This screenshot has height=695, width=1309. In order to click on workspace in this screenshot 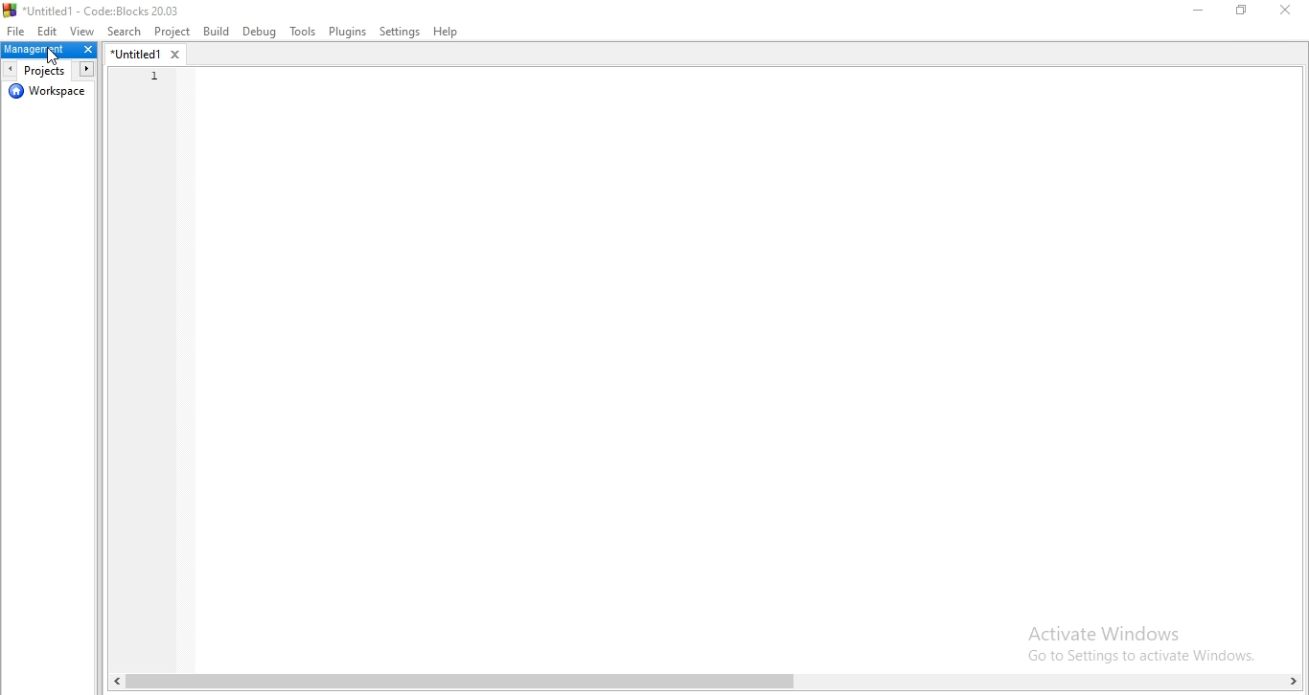, I will do `click(50, 95)`.